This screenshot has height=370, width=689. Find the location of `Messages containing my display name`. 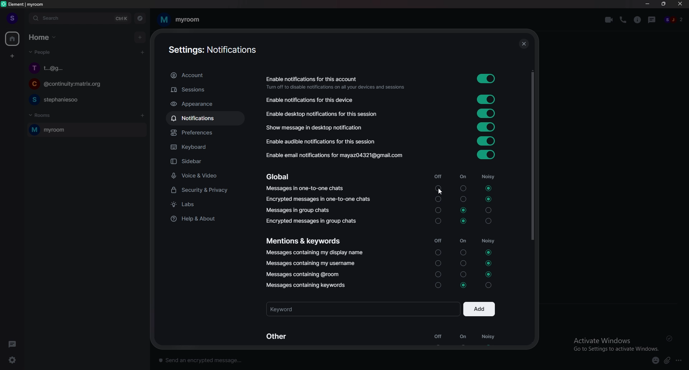

Messages containing my display name is located at coordinates (315, 253).